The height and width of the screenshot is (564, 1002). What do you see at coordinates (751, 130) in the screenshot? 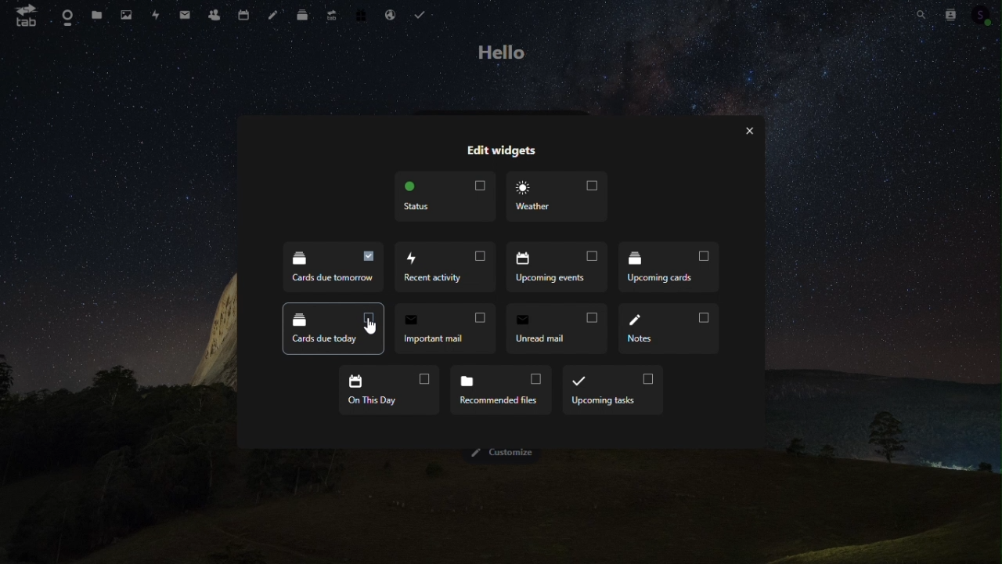
I see `Close` at bounding box center [751, 130].